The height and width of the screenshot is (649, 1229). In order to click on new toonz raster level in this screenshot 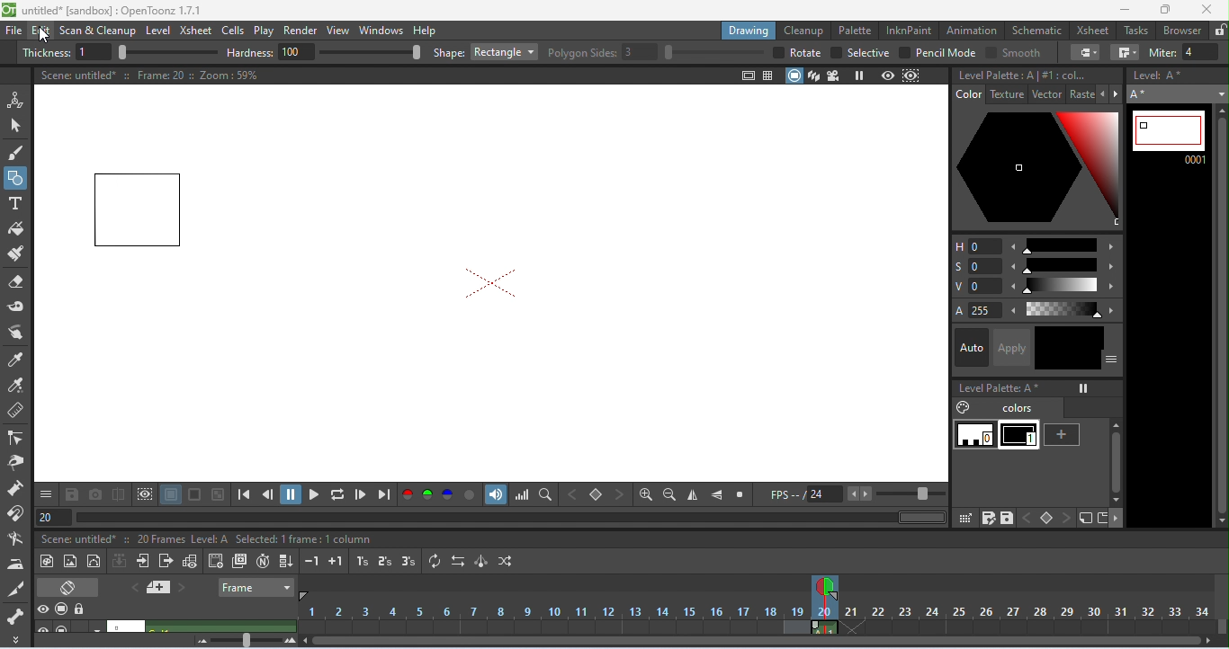, I will do `click(47, 560)`.